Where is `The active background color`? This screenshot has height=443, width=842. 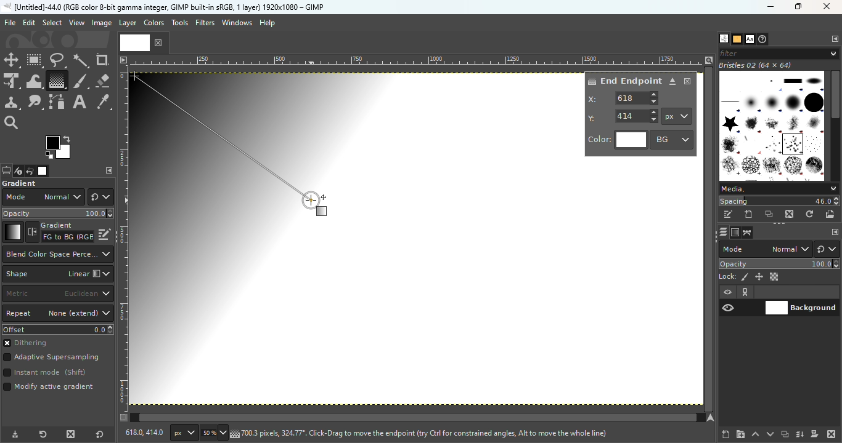 The active background color is located at coordinates (60, 148).